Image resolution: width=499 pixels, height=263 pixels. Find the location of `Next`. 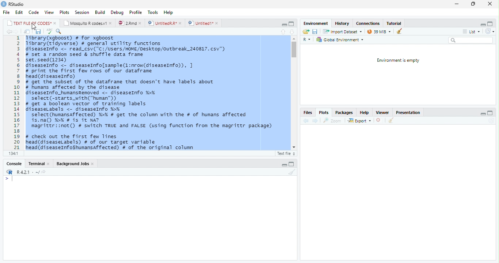

Next is located at coordinates (315, 121).